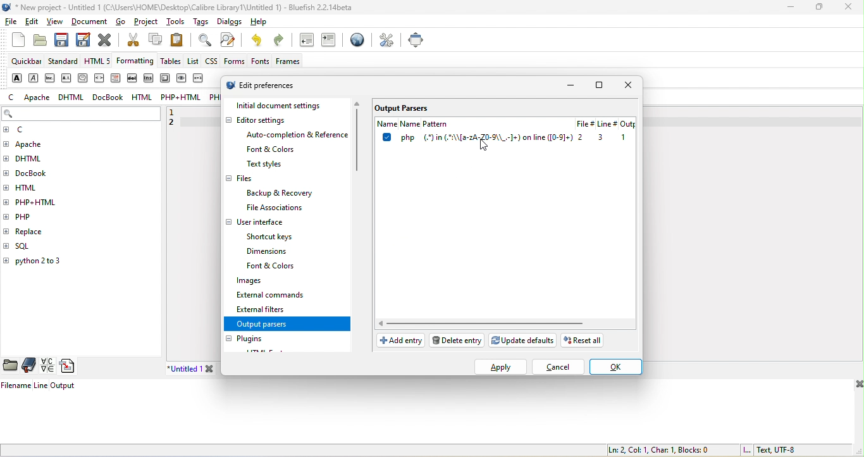  What do you see at coordinates (38, 175) in the screenshot?
I see `docbook` at bounding box center [38, 175].